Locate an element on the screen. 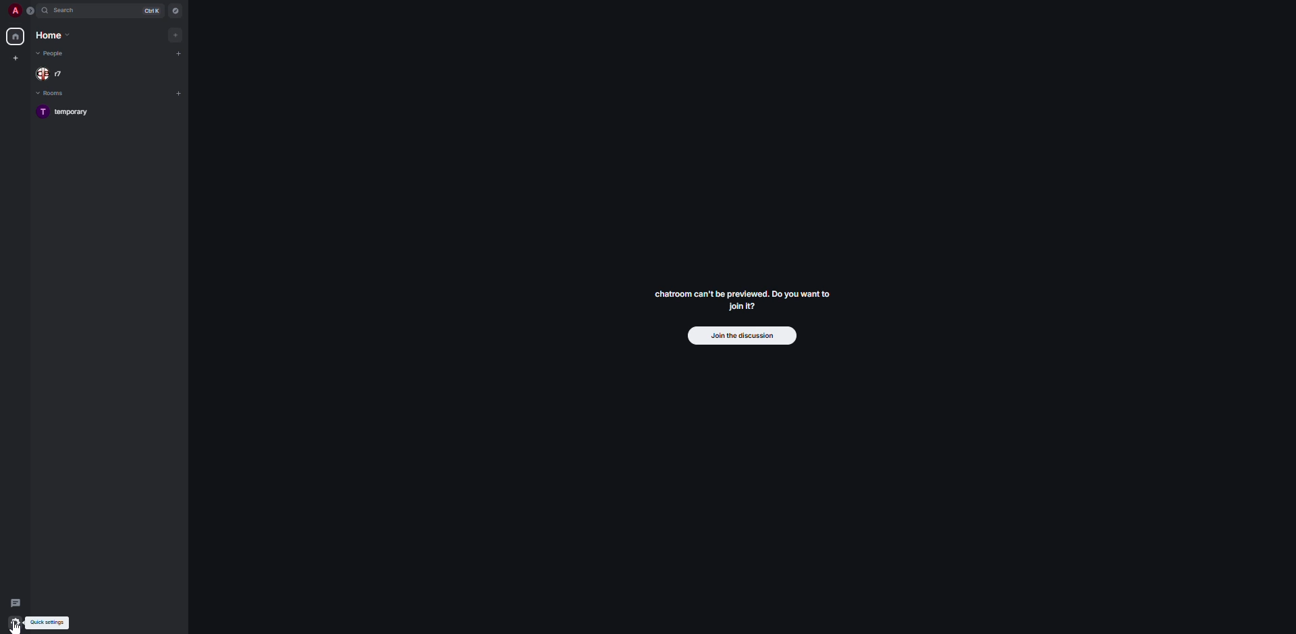 The width and height of the screenshot is (1296, 634). create space is located at coordinates (15, 57).